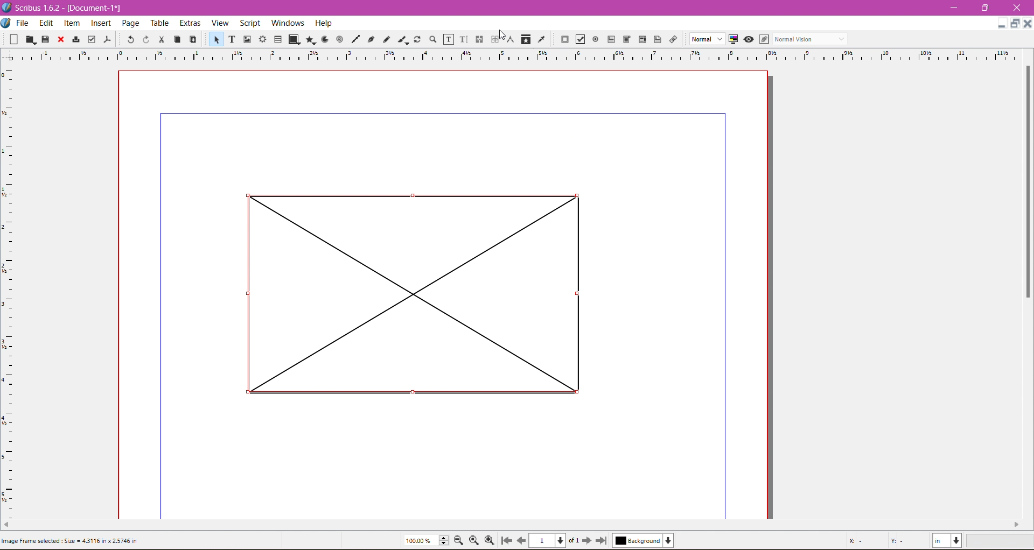 Image resolution: width=1034 pixels, height=550 pixels. I want to click on Windows, so click(287, 22).